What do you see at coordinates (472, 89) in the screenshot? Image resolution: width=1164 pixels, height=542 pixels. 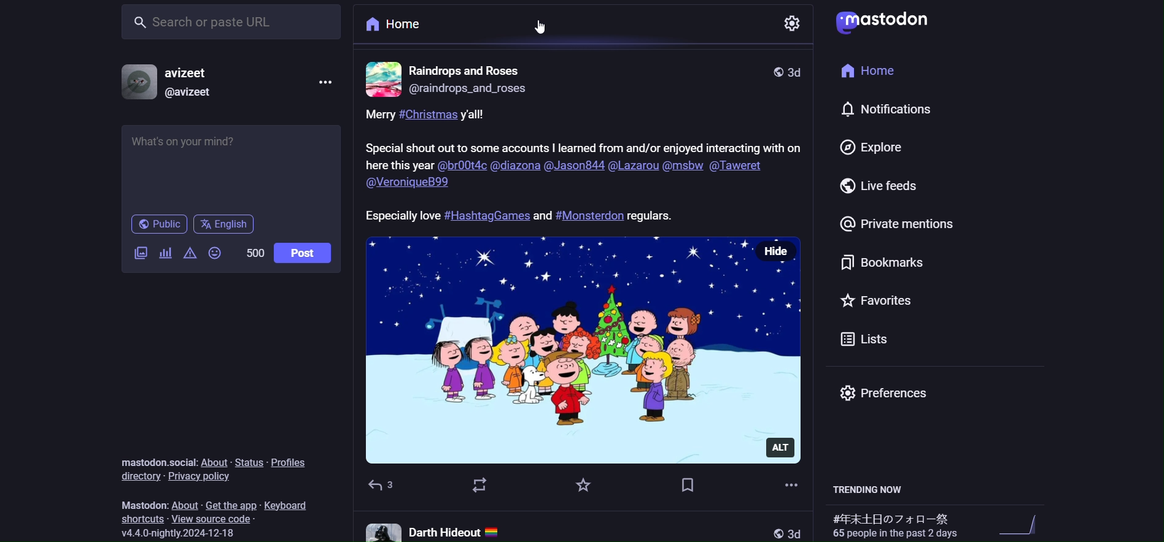 I see `id` at bounding box center [472, 89].